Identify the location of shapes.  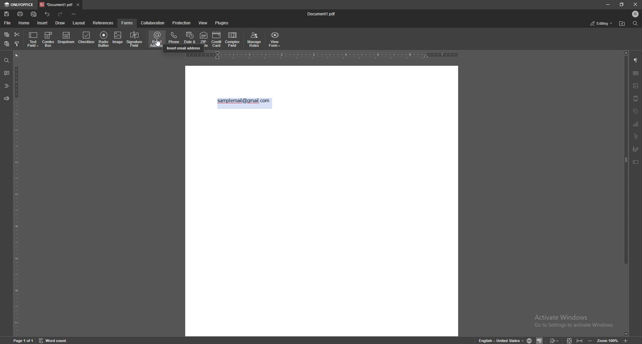
(636, 111).